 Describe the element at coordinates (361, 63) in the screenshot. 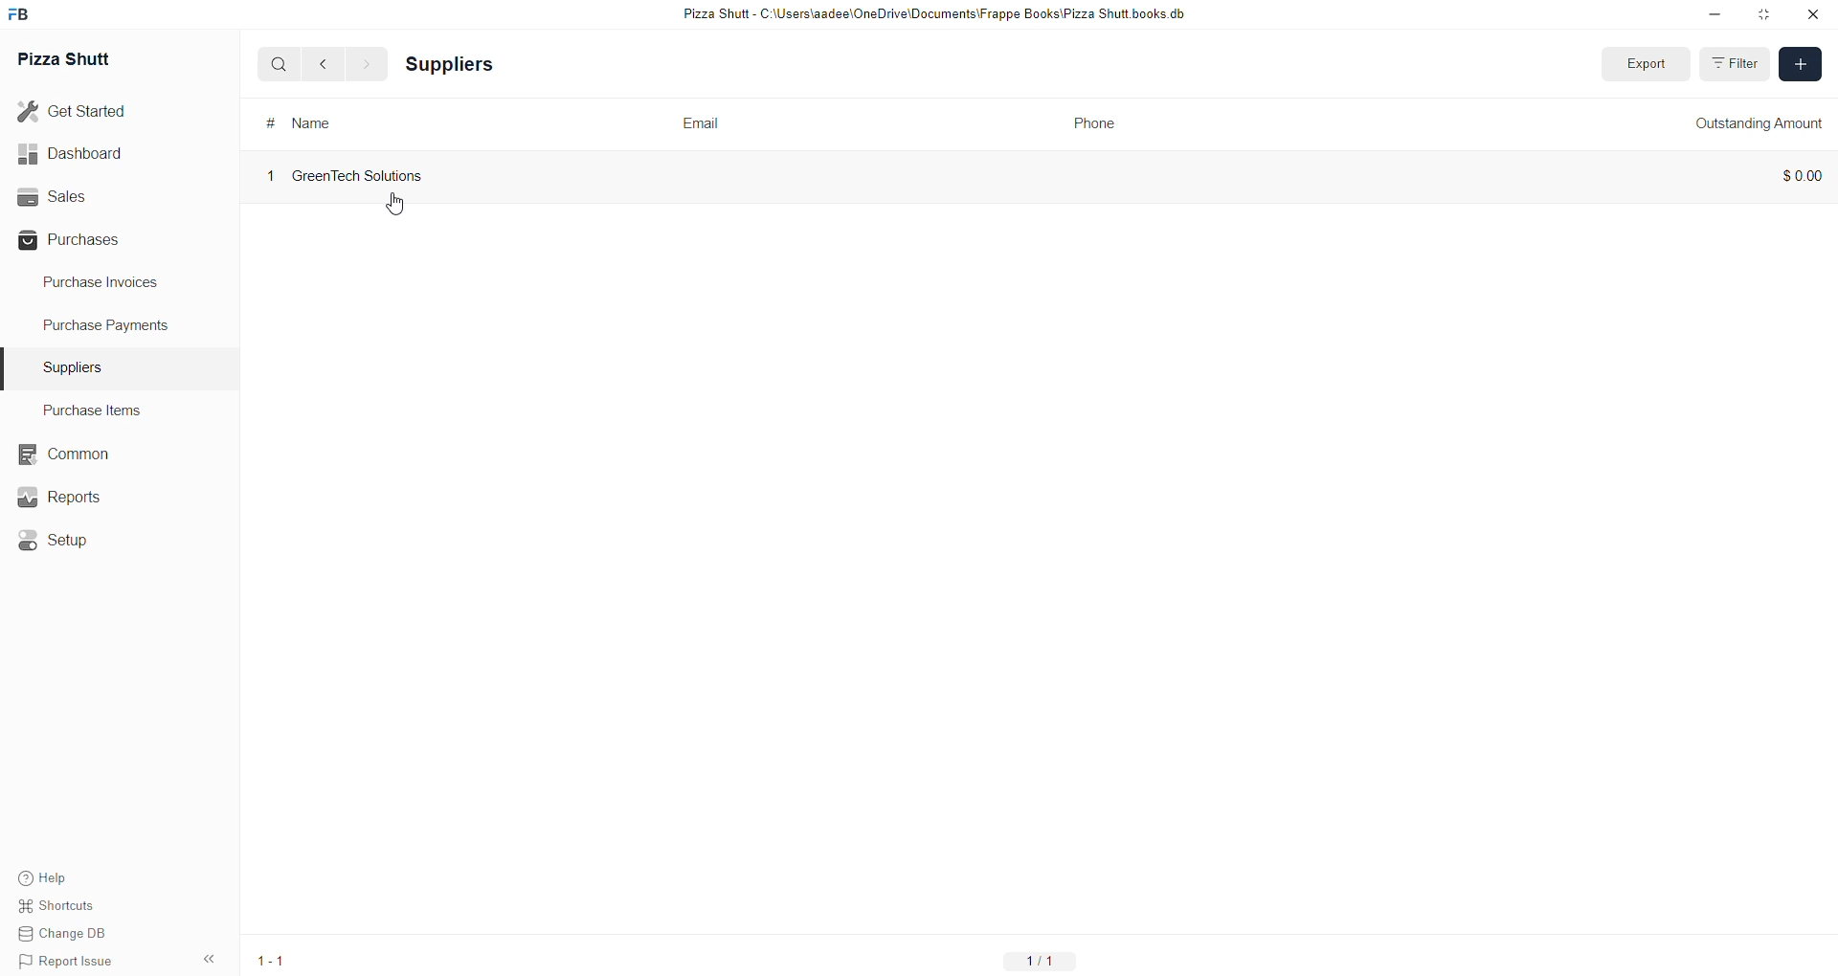

I see `next page` at that location.